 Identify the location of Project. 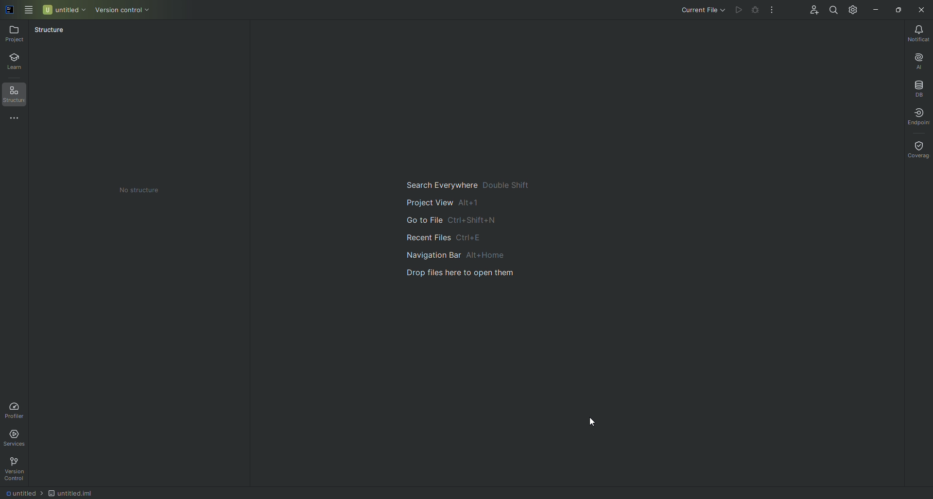
(14, 35).